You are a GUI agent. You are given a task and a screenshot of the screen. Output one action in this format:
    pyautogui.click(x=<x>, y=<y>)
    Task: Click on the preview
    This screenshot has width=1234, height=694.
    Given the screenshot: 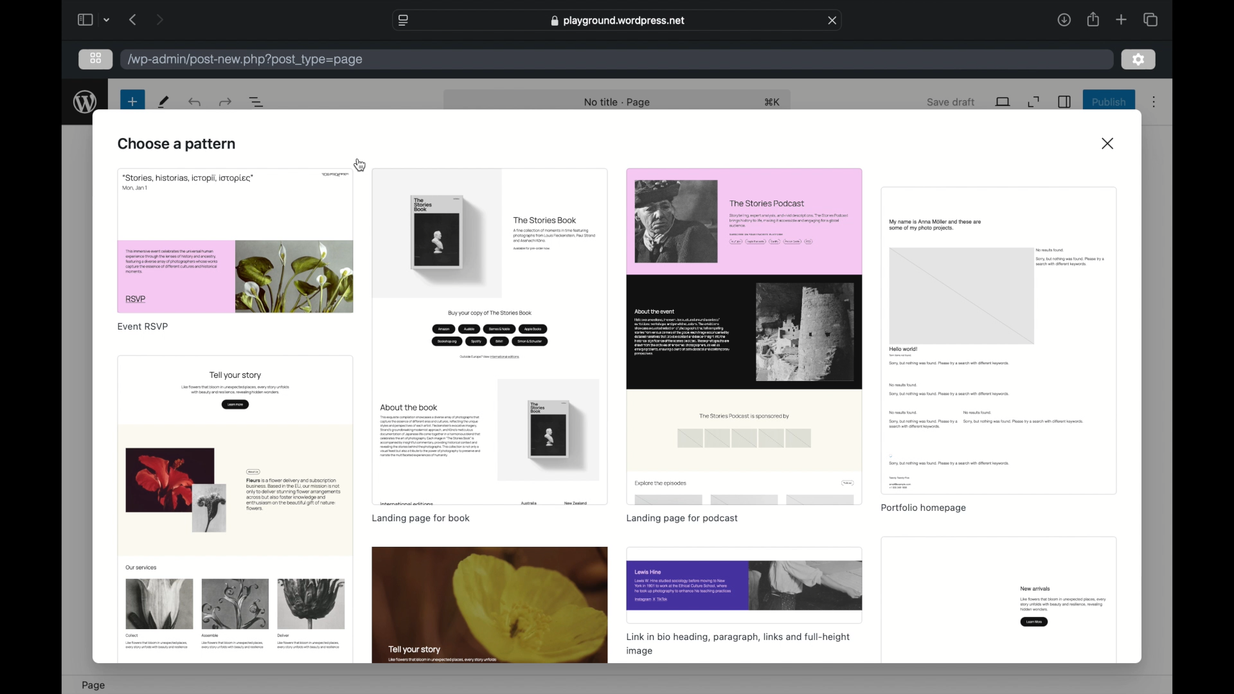 What is the action you would take?
    pyautogui.click(x=746, y=586)
    